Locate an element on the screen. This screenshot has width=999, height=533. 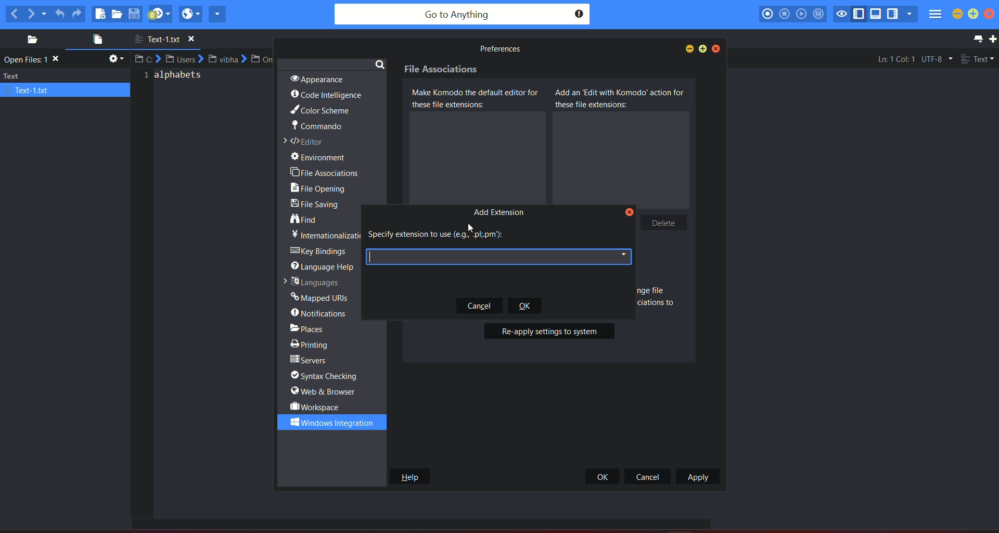
servers is located at coordinates (310, 360).